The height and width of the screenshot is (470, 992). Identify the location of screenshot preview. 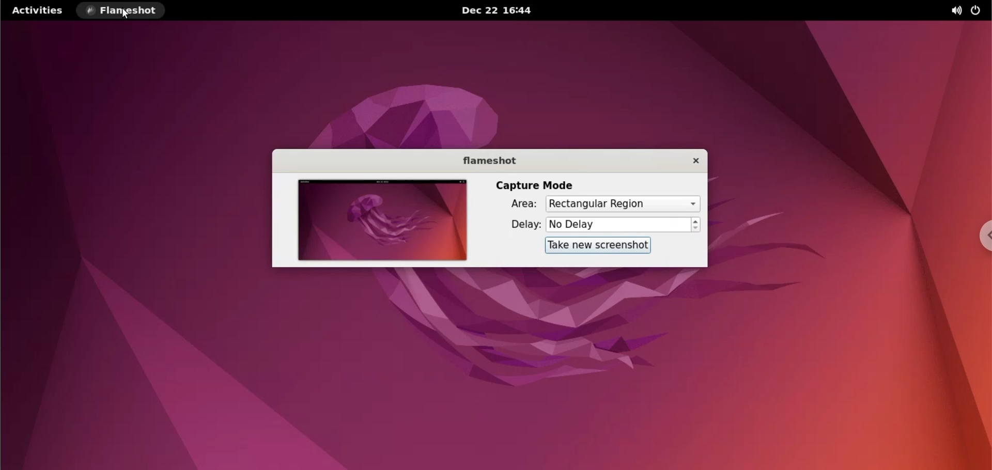
(380, 221).